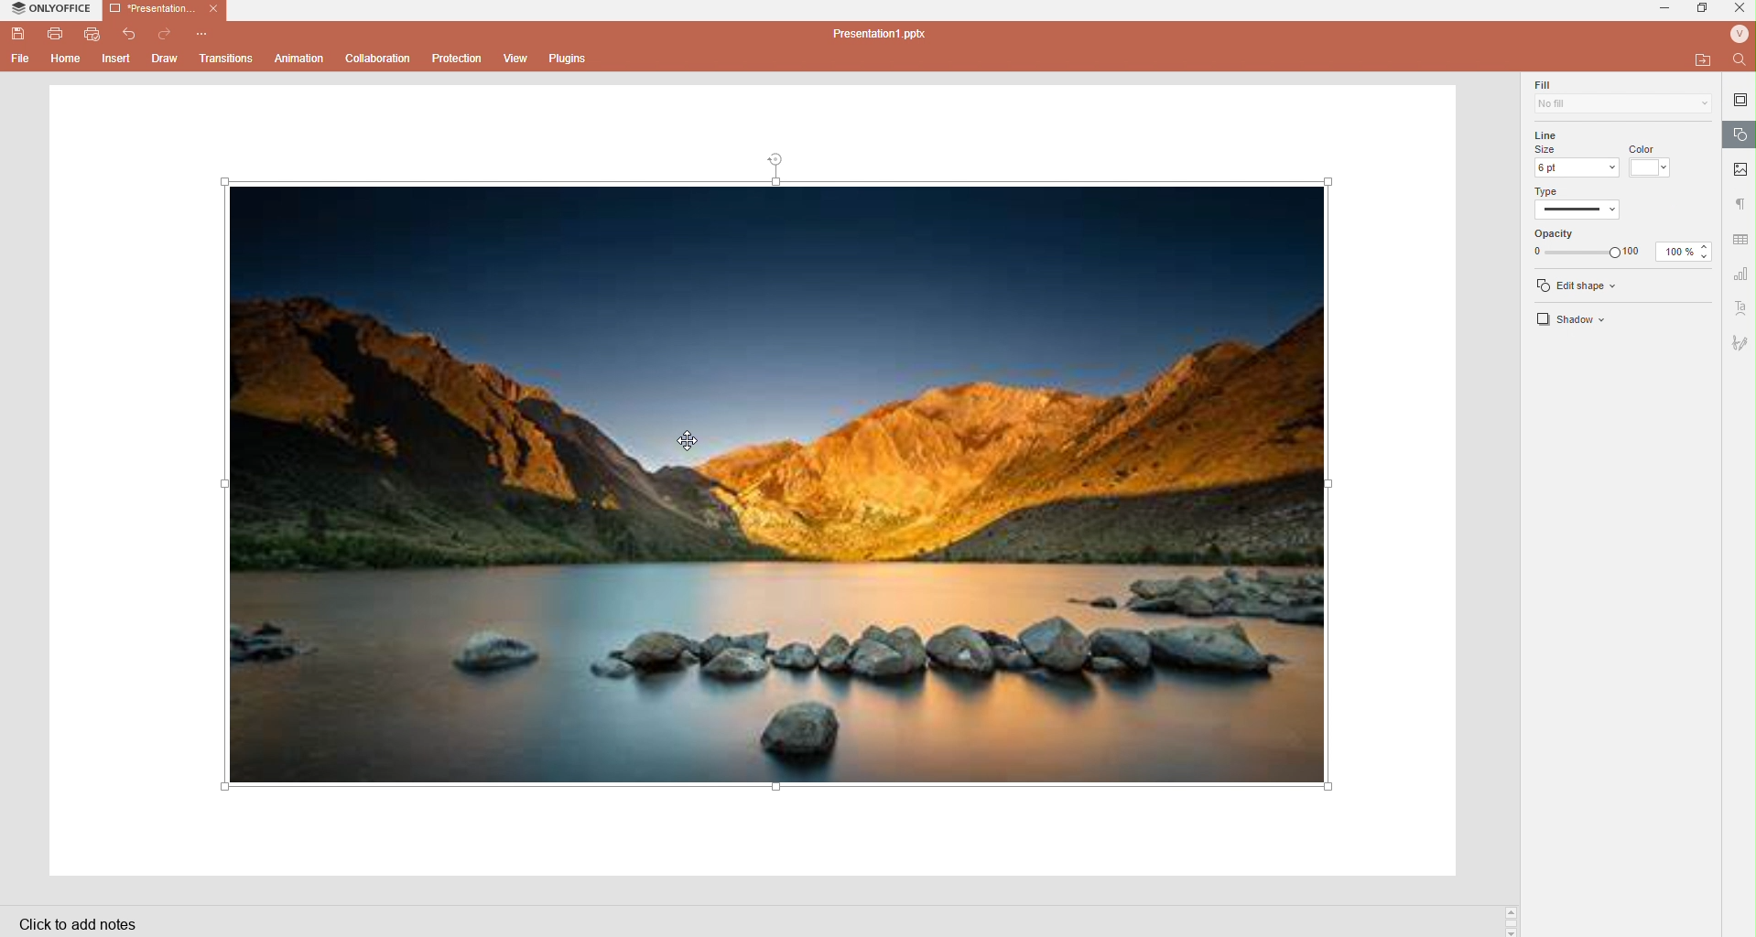  What do you see at coordinates (1741, 136) in the screenshot?
I see `Shape settings` at bounding box center [1741, 136].